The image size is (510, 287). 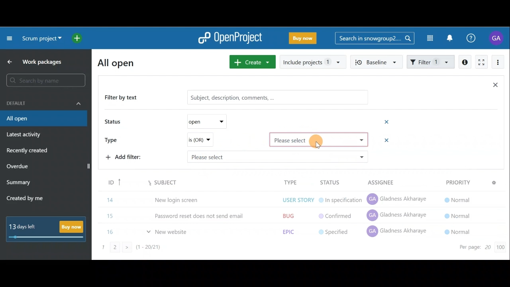 What do you see at coordinates (200, 140) in the screenshot?
I see `Is (OR)` at bounding box center [200, 140].